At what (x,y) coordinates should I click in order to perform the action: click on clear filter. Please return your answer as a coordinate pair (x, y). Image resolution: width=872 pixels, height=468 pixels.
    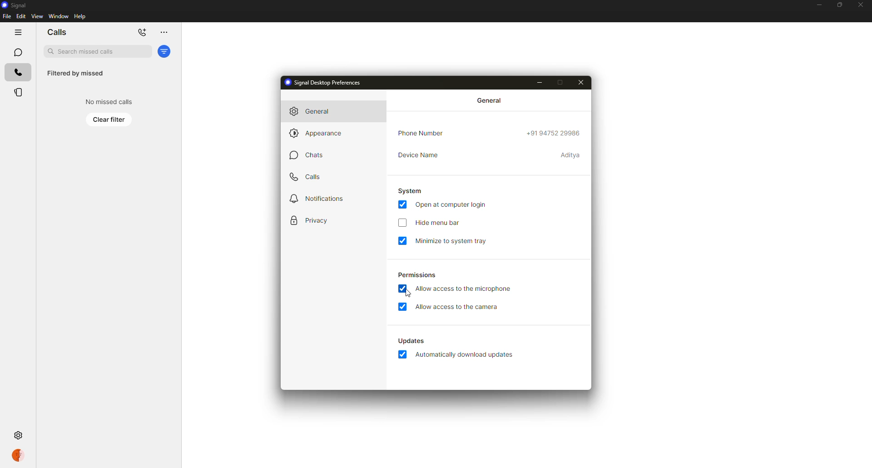
    Looking at the image, I should click on (109, 119).